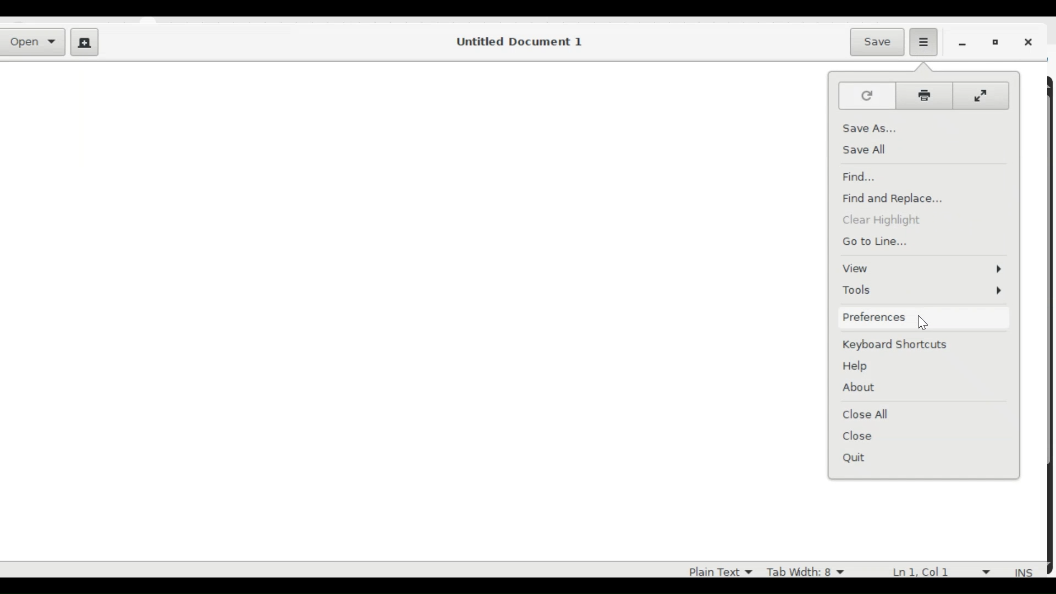 The height and width of the screenshot is (594, 1056). Describe the element at coordinates (922, 289) in the screenshot. I see `Tools` at that location.